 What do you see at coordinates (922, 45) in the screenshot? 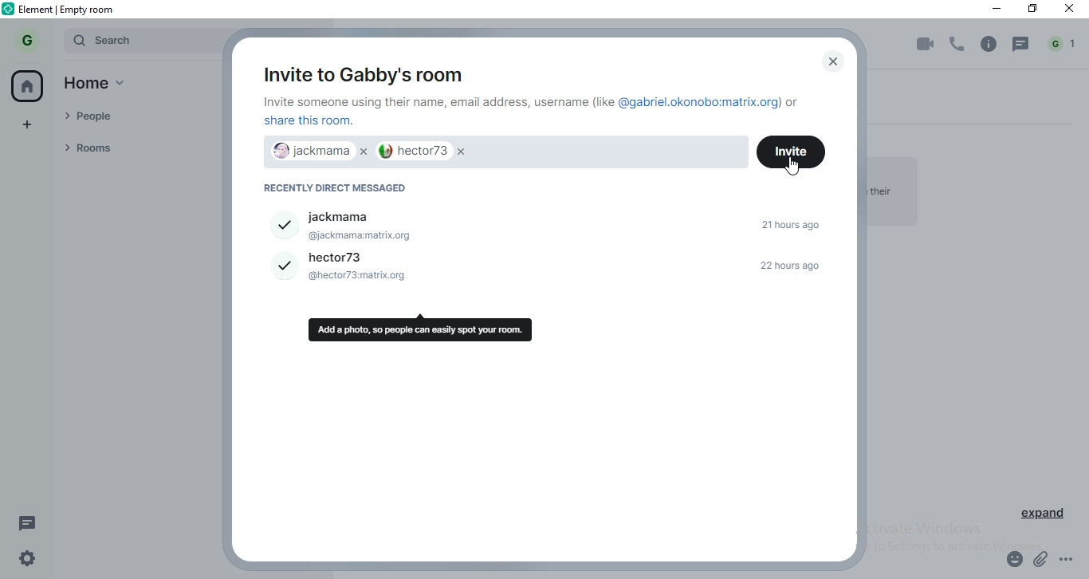
I see `video call` at bounding box center [922, 45].